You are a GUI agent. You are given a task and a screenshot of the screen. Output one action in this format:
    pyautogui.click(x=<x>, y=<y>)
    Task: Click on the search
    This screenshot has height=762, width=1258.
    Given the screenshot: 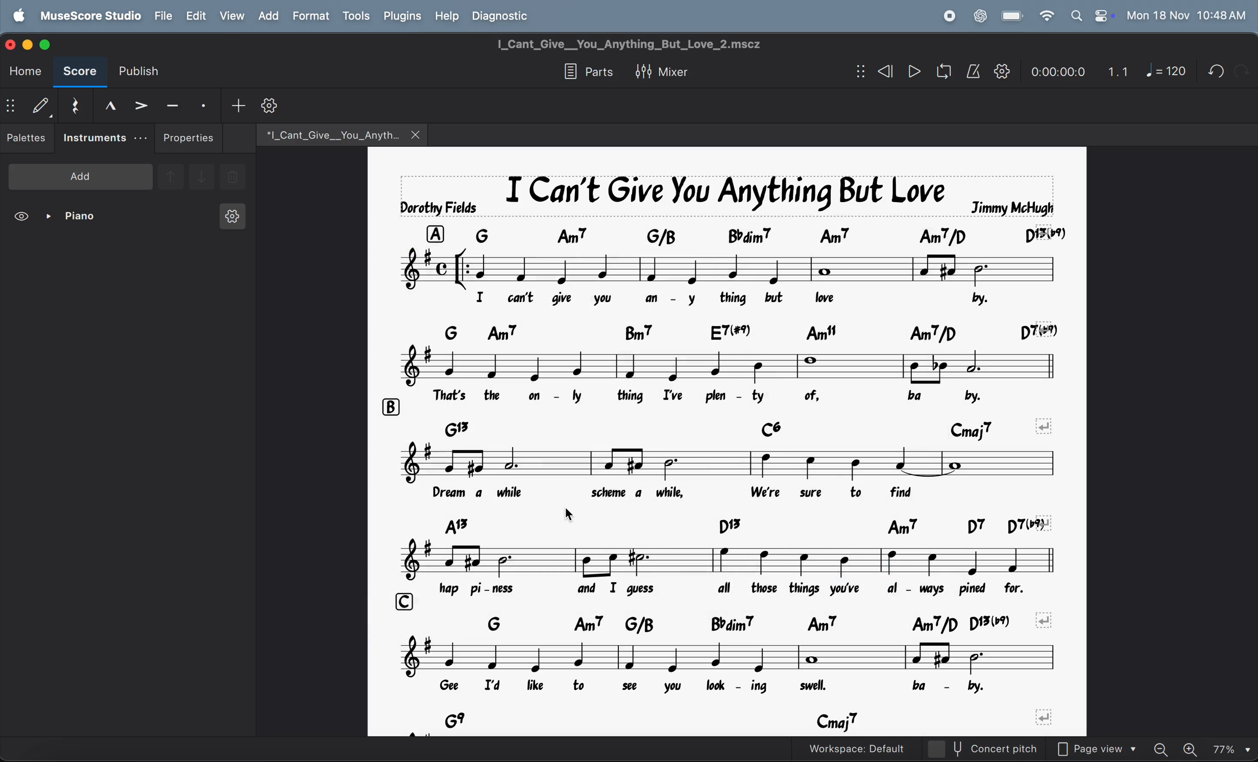 What is the action you would take?
    pyautogui.click(x=1075, y=15)
    